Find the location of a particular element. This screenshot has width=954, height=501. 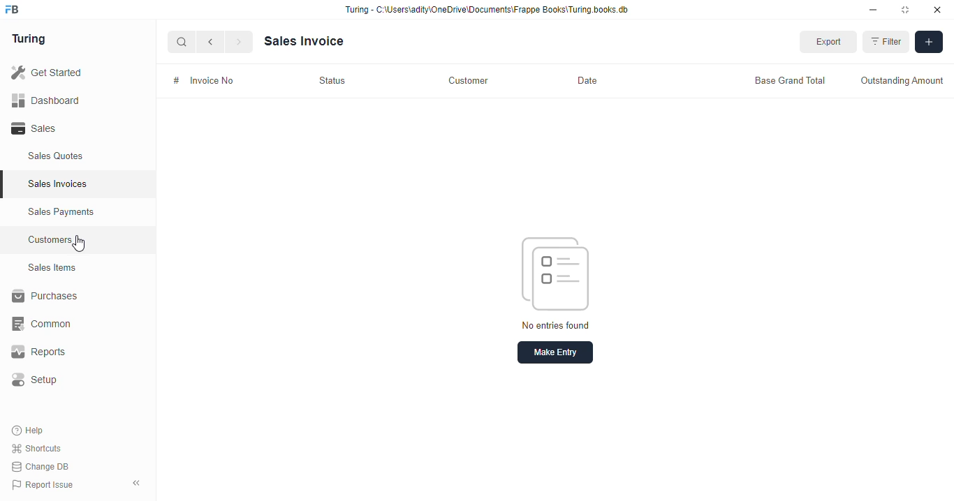

close is located at coordinates (939, 10).